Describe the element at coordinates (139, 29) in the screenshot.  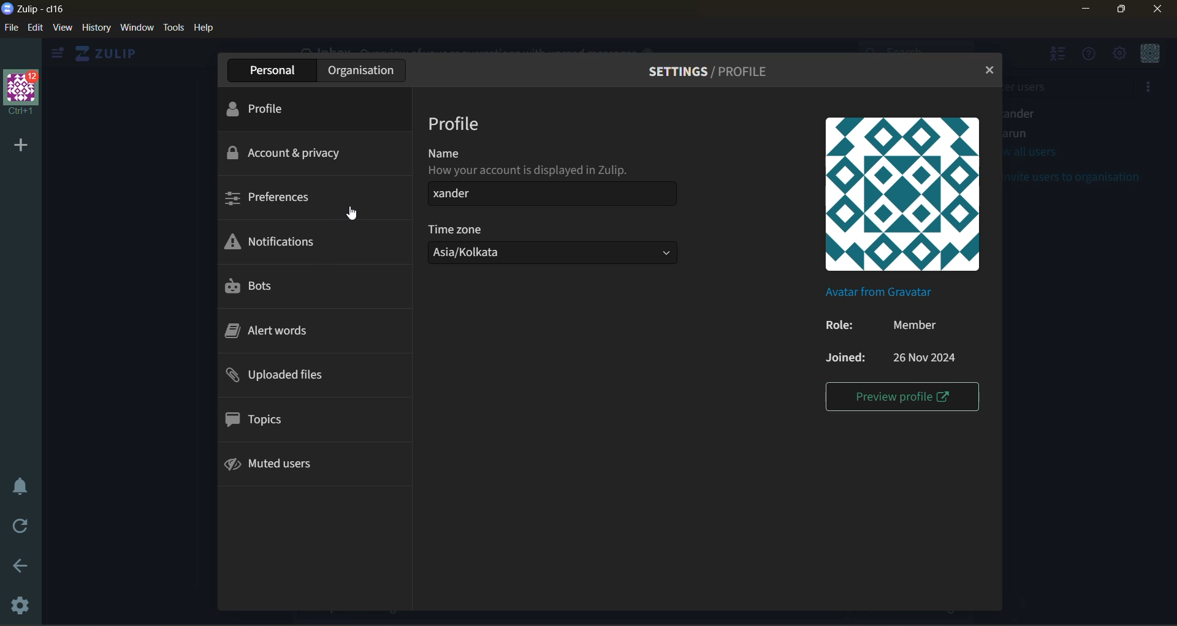
I see `window` at that location.